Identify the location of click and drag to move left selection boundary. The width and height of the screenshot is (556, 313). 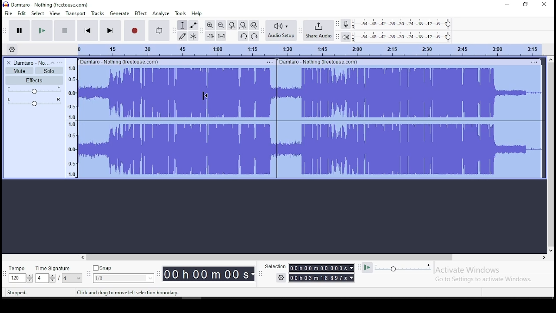
(128, 293).